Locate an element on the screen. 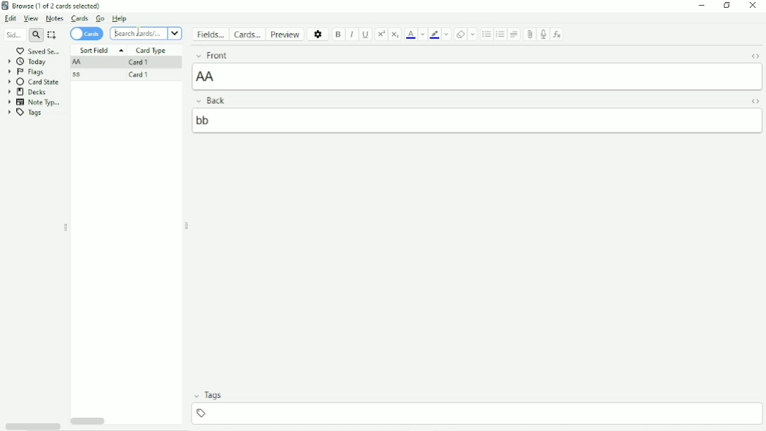 The width and height of the screenshot is (766, 431). Superscript is located at coordinates (382, 34).